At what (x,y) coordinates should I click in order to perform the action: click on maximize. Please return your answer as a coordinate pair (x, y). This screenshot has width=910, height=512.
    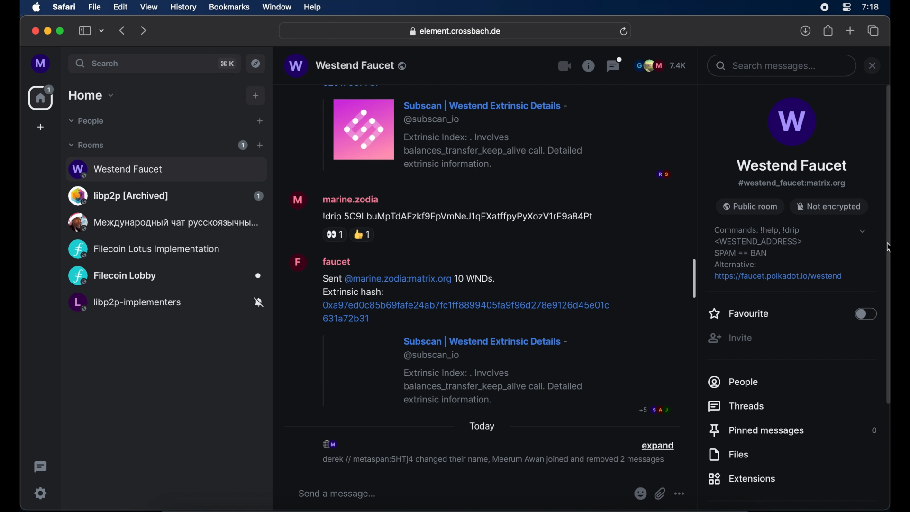
    Looking at the image, I should click on (61, 31).